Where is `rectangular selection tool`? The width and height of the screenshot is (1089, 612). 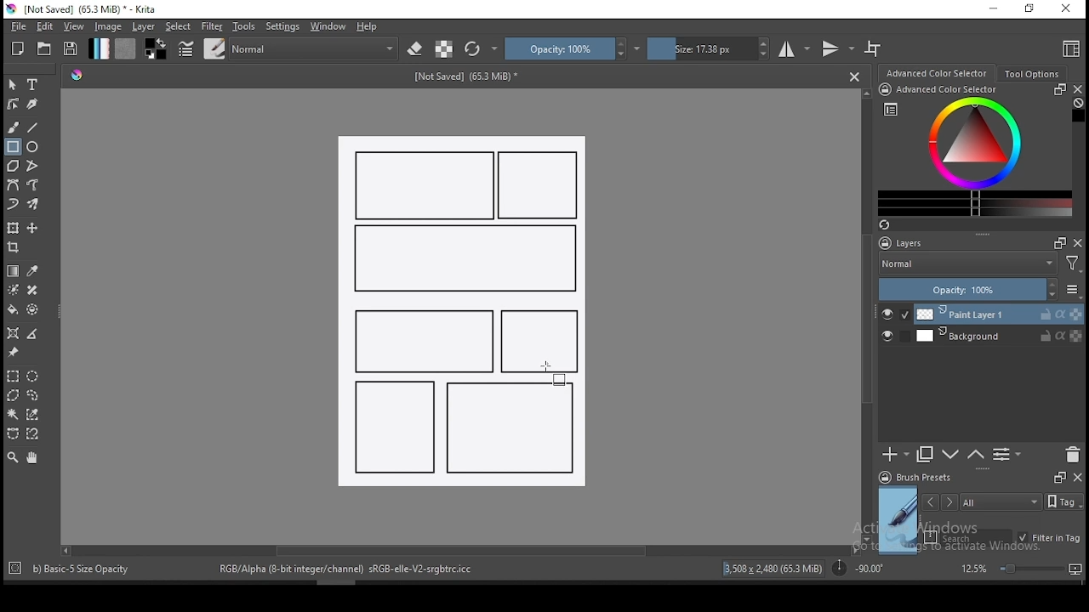 rectangular selection tool is located at coordinates (12, 376).